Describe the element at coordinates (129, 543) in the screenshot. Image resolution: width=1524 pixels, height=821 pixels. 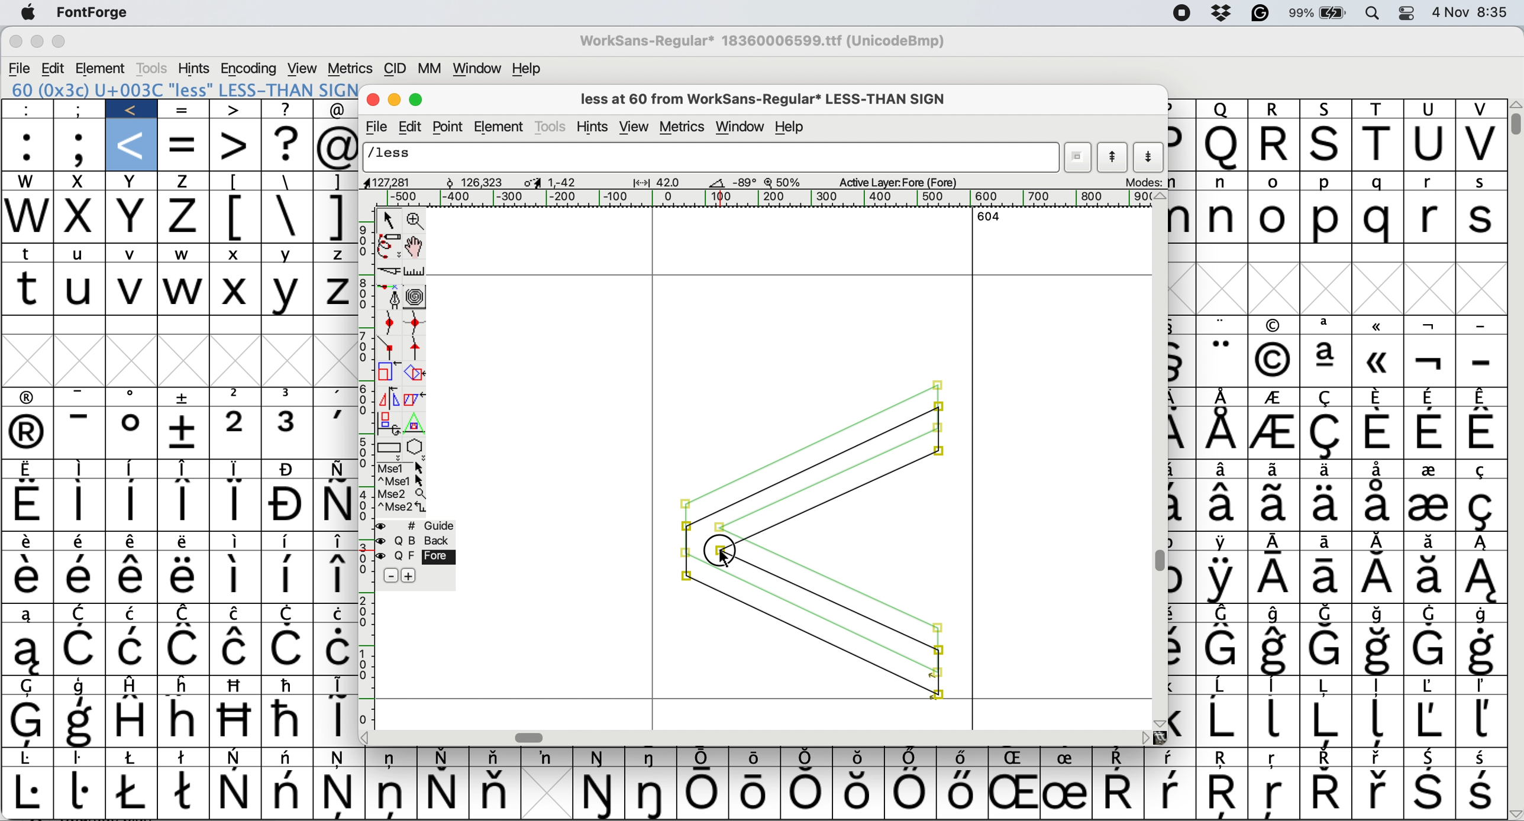
I see `Symbol` at that location.